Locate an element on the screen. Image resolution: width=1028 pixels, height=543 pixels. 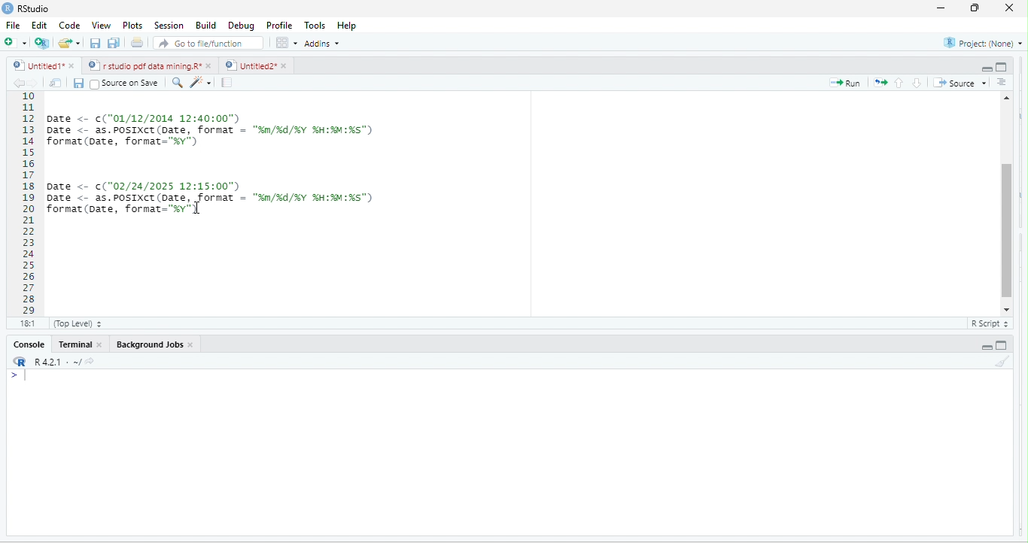
save all open documents is located at coordinates (113, 43).